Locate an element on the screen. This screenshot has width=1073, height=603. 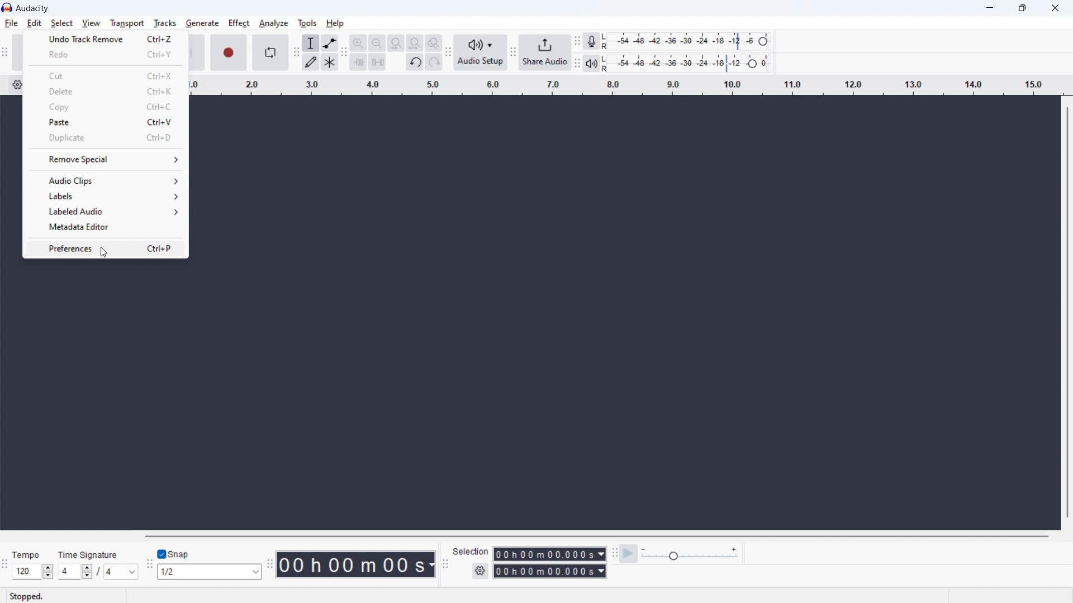
Space for navigating recorded track/s is located at coordinates (625, 314).